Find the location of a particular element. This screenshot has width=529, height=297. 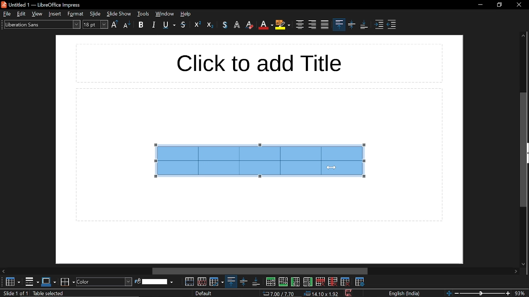

fill color is located at coordinates (158, 282).